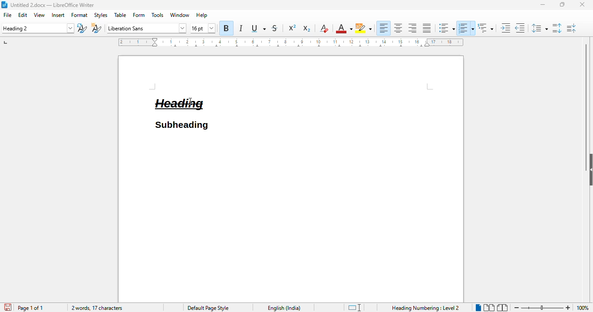 This screenshot has height=312, width=593. I want to click on page 1 of 1, so click(30, 308).